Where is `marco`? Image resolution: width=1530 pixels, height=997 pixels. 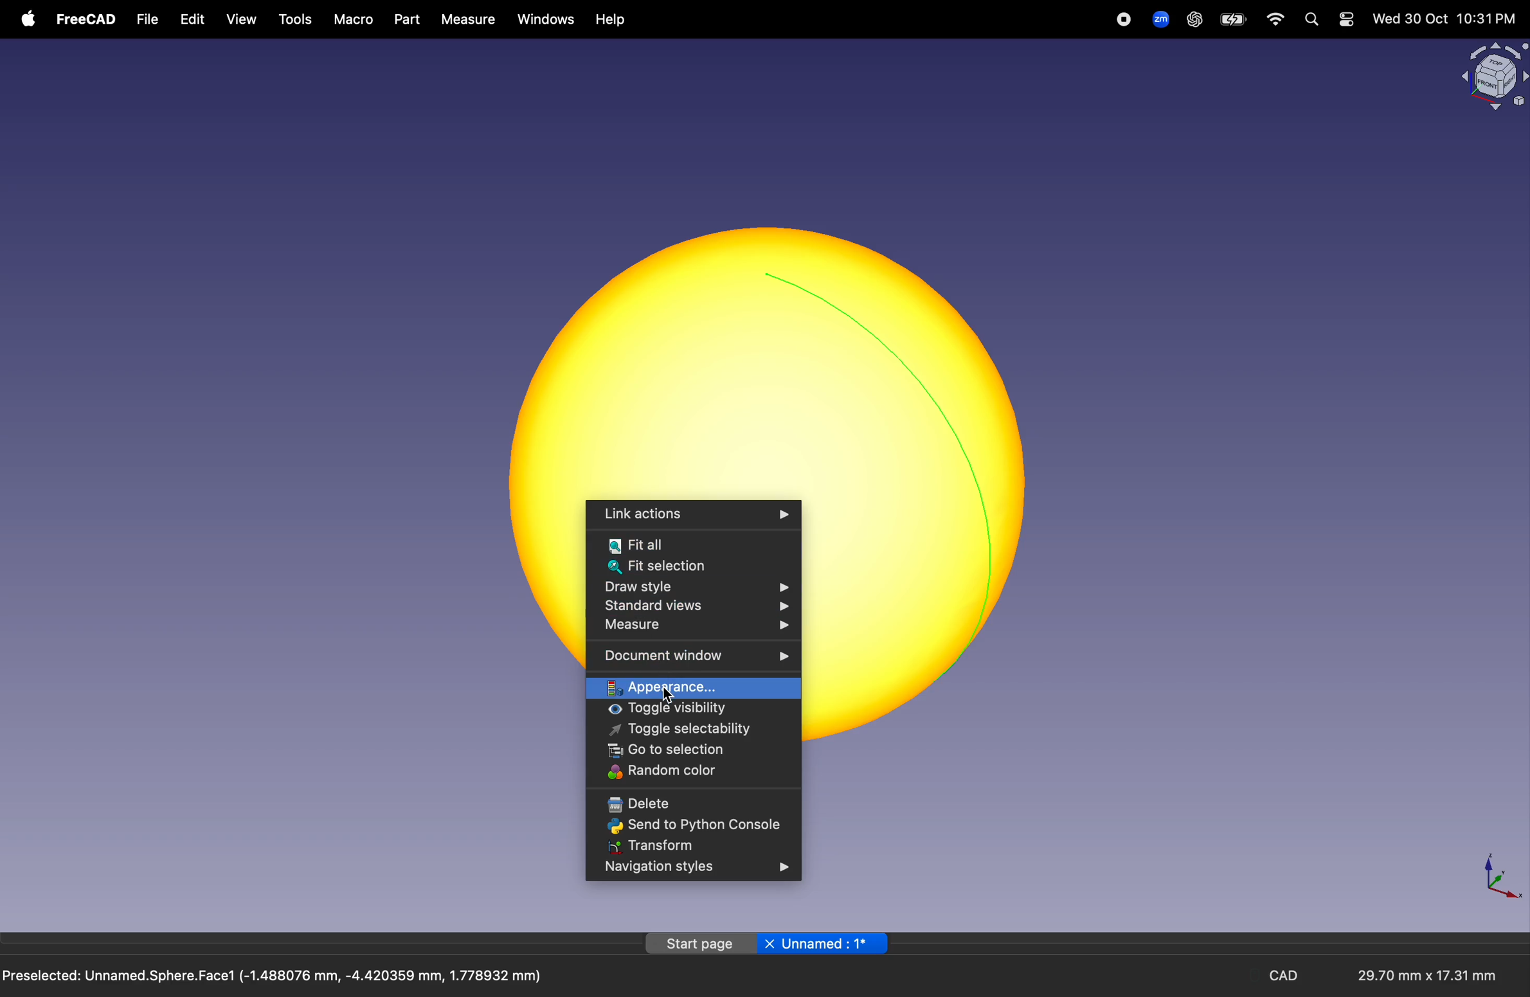 marco is located at coordinates (354, 20).